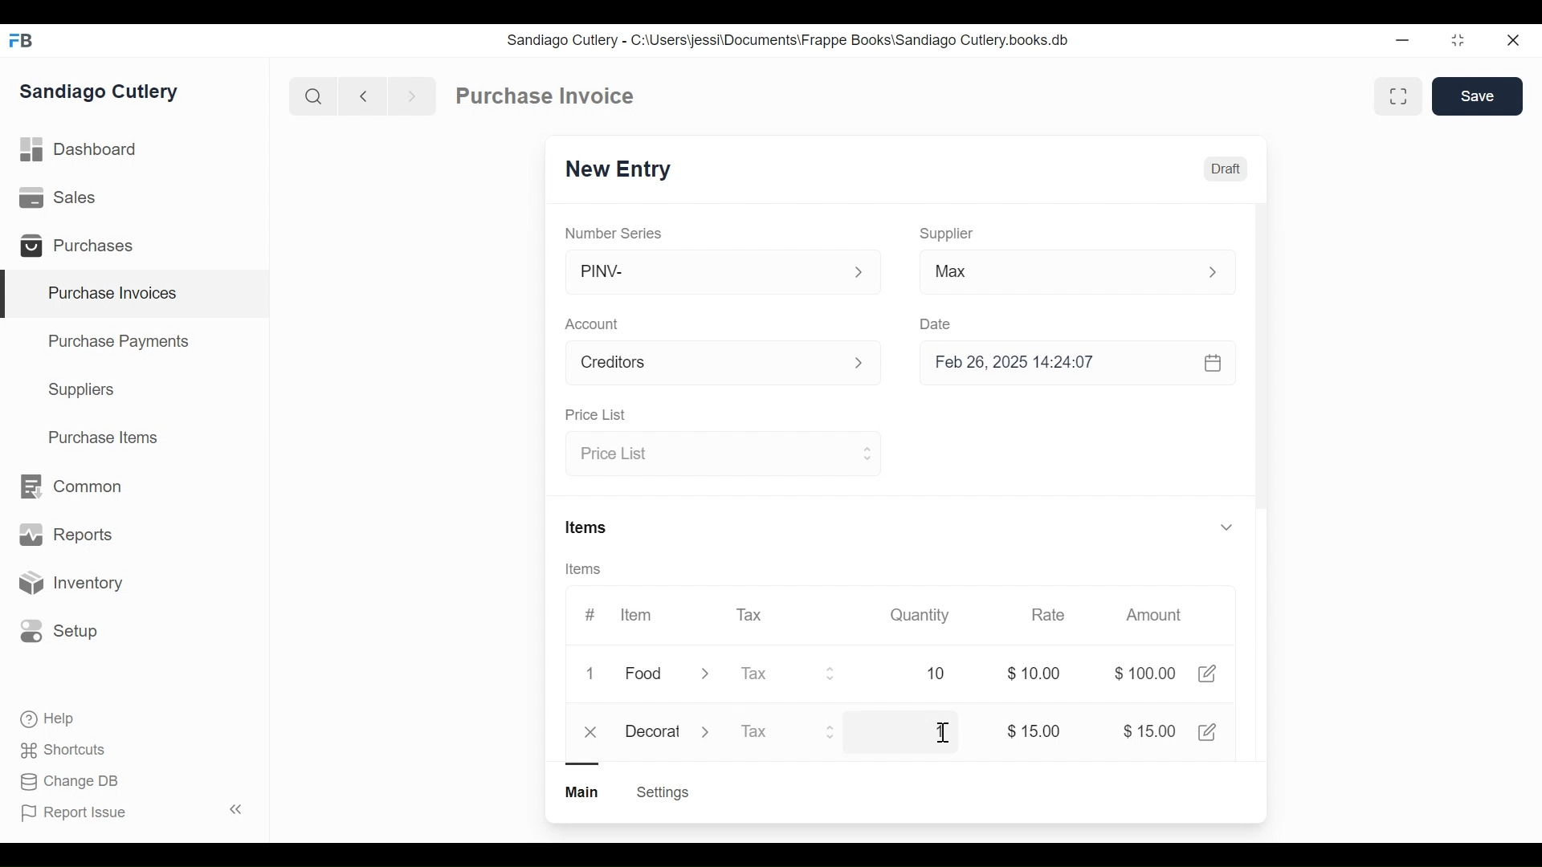 The height and width of the screenshot is (867, 1542). I want to click on Cursor, so click(941, 735).